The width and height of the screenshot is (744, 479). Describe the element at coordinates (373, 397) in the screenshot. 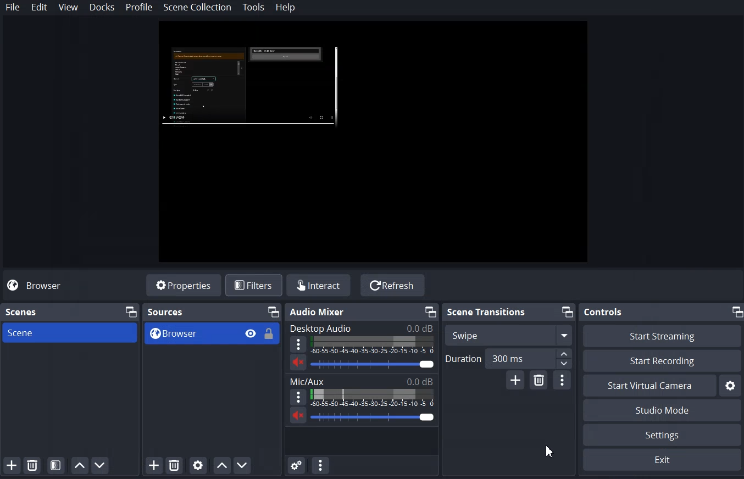

I see `Volume Indicator` at that location.